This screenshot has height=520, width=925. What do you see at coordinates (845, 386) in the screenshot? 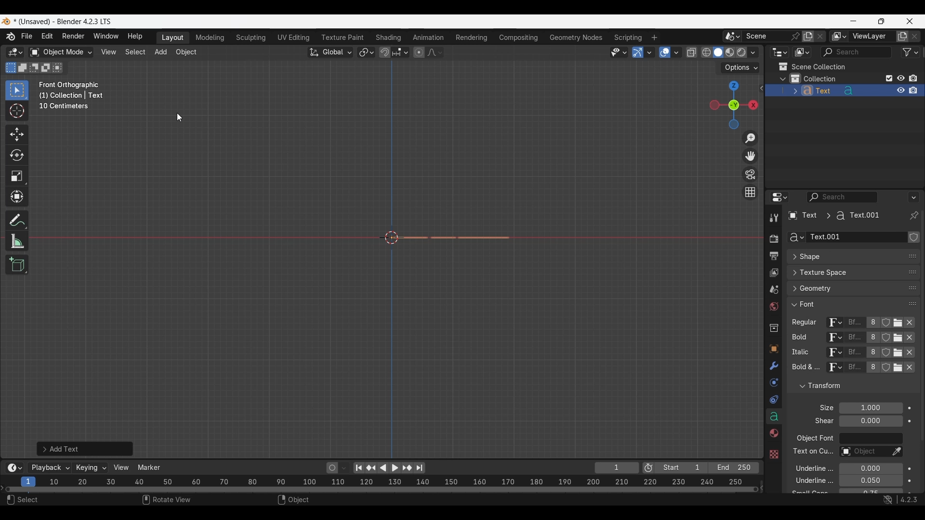
I see `Click to collapse Transform` at bounding box center [845, 386].